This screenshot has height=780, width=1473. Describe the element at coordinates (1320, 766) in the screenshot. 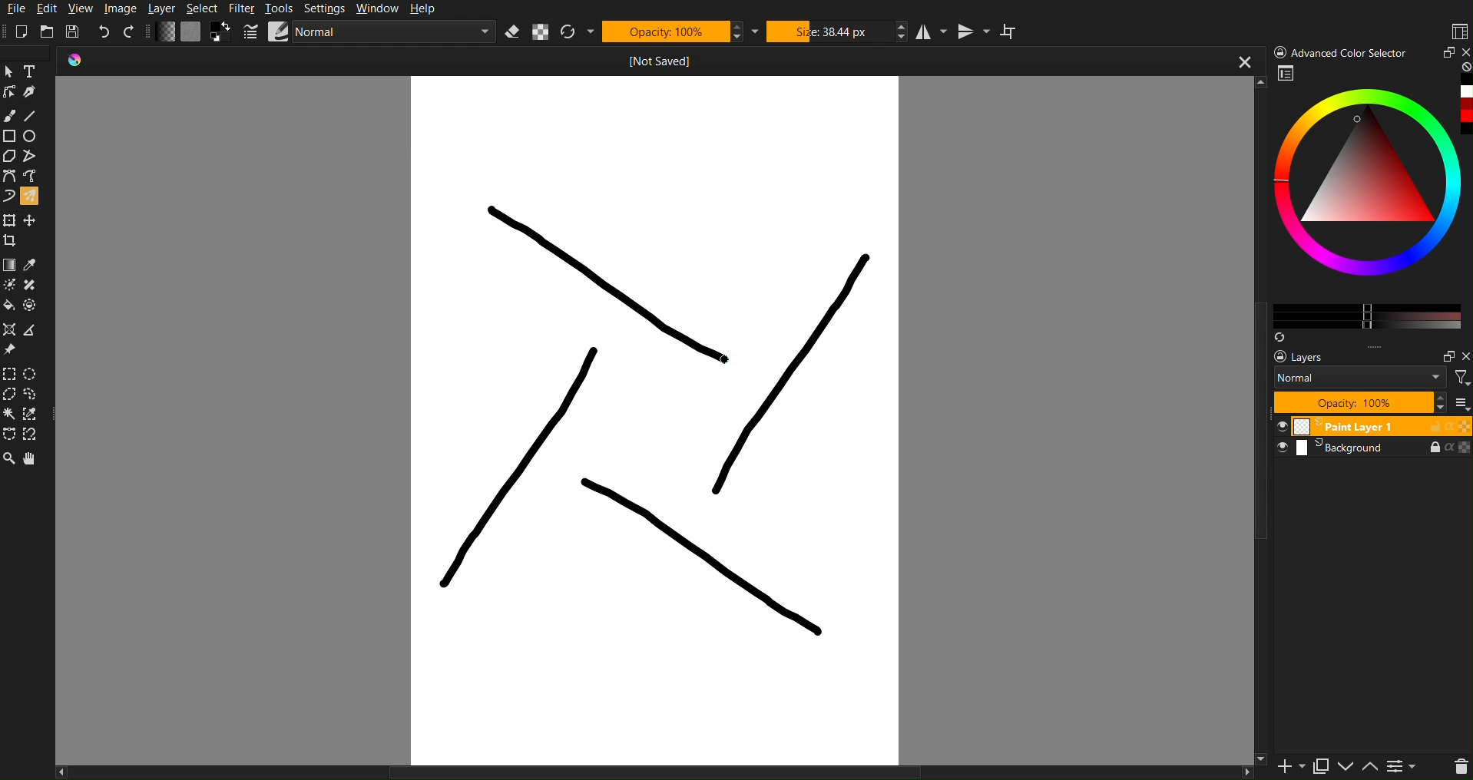

I see `copy` at that location.